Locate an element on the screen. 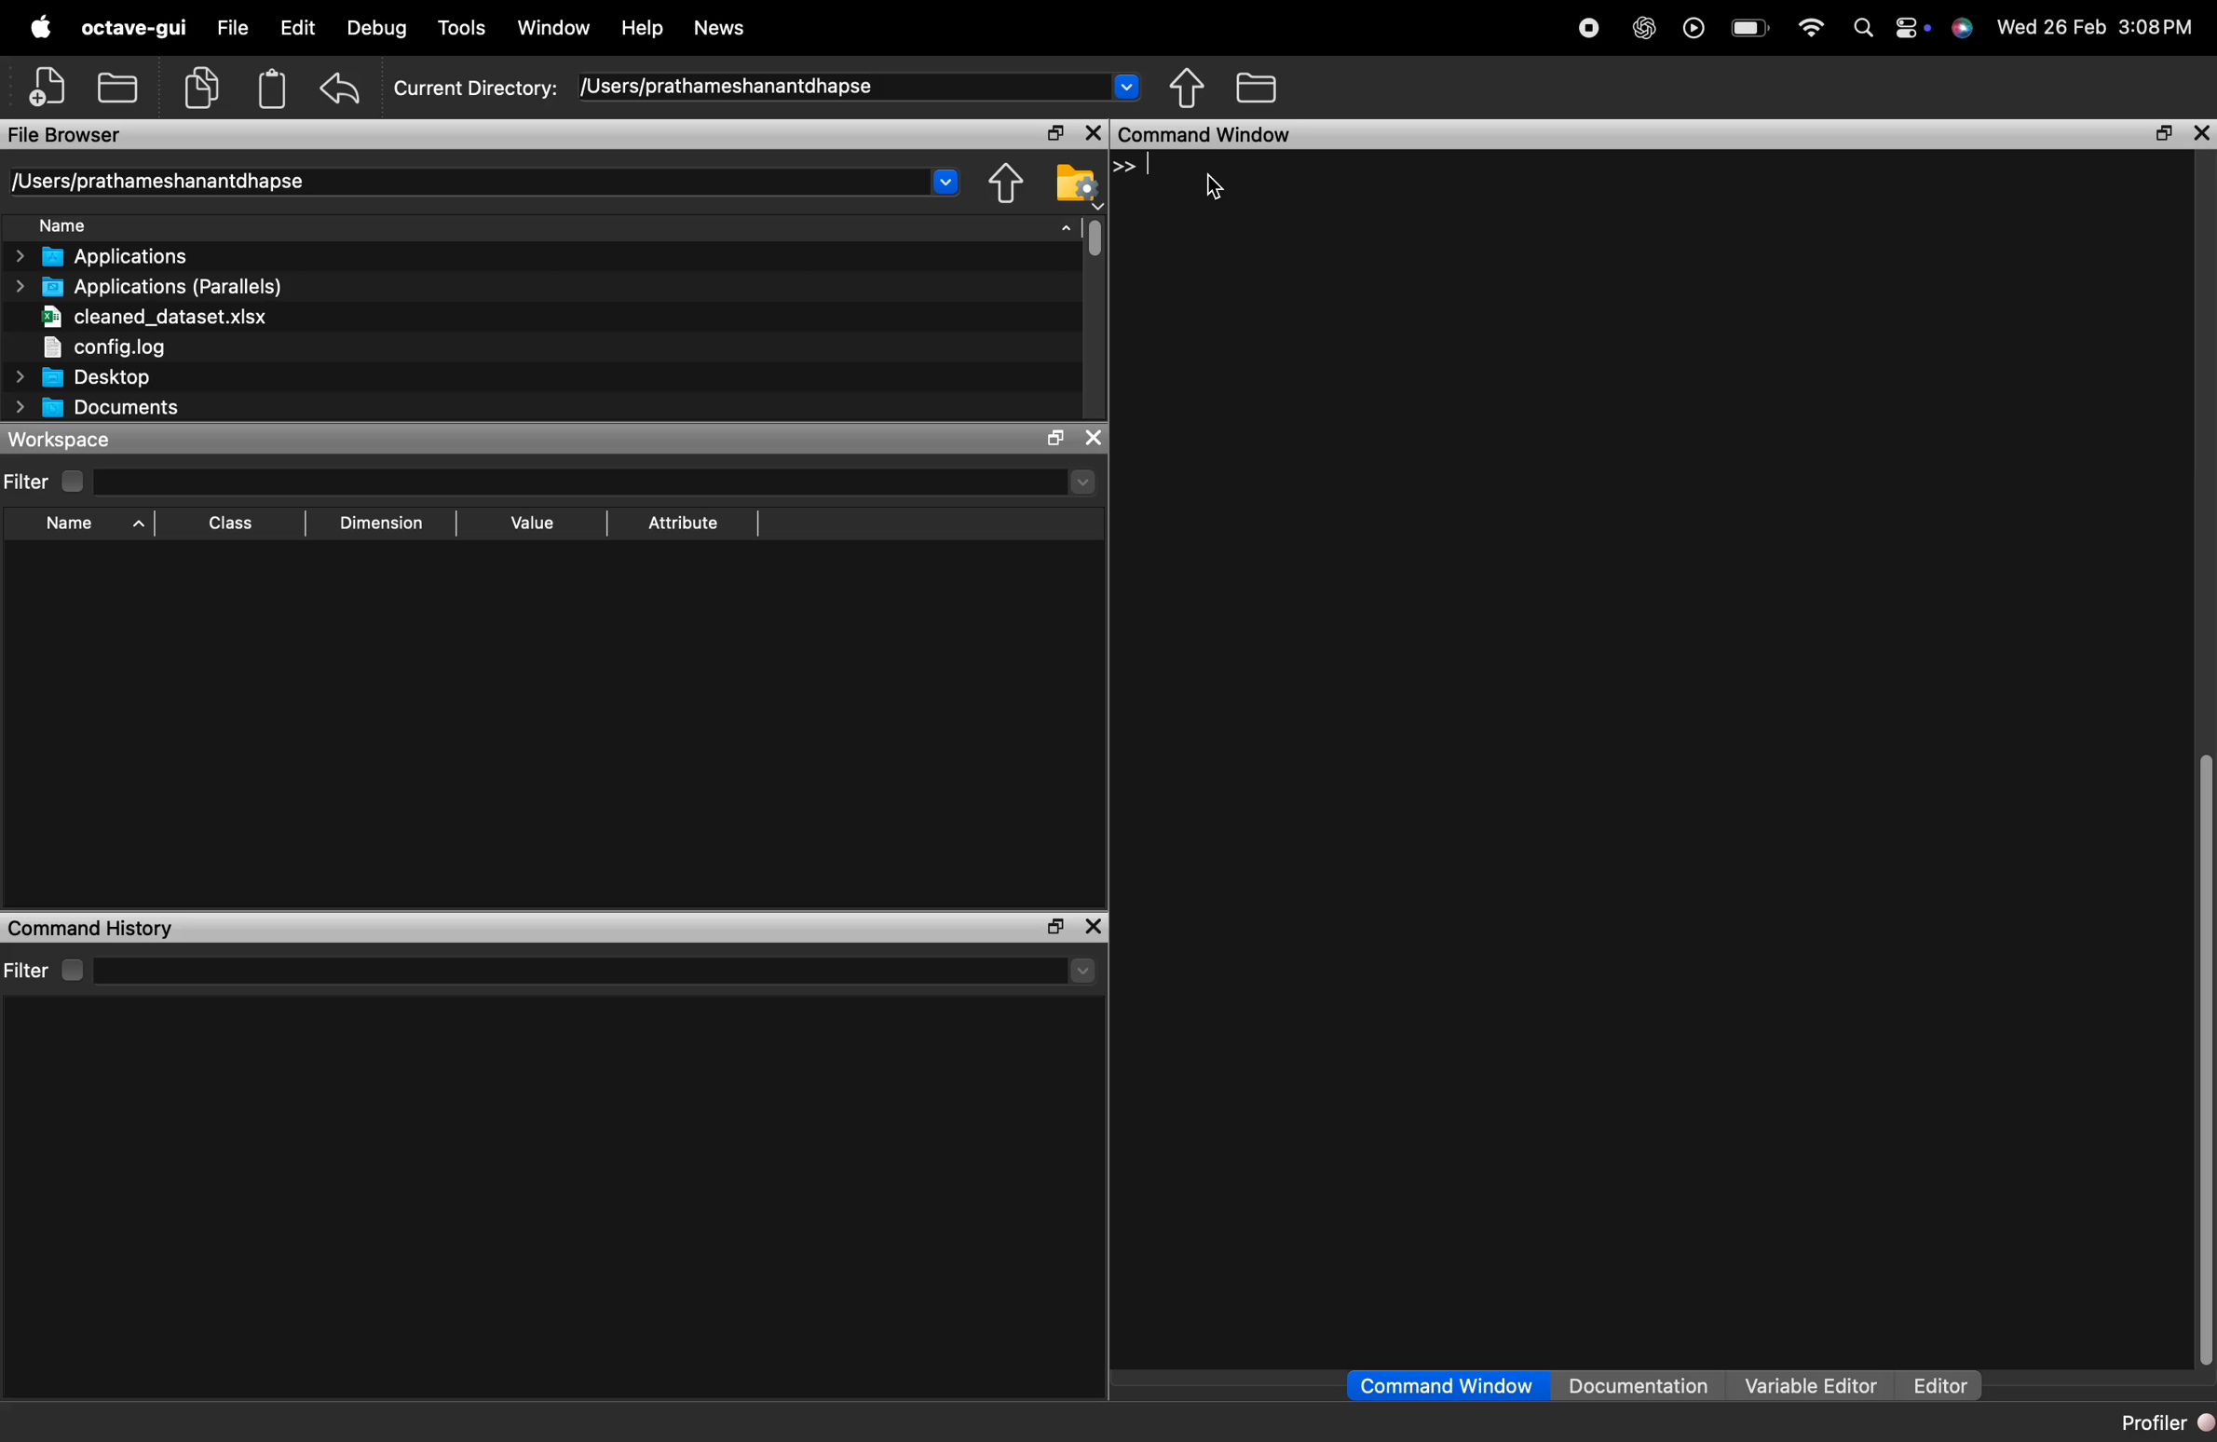 The image size is (2217, 1442). Debug is located at coordinates (377, 29).